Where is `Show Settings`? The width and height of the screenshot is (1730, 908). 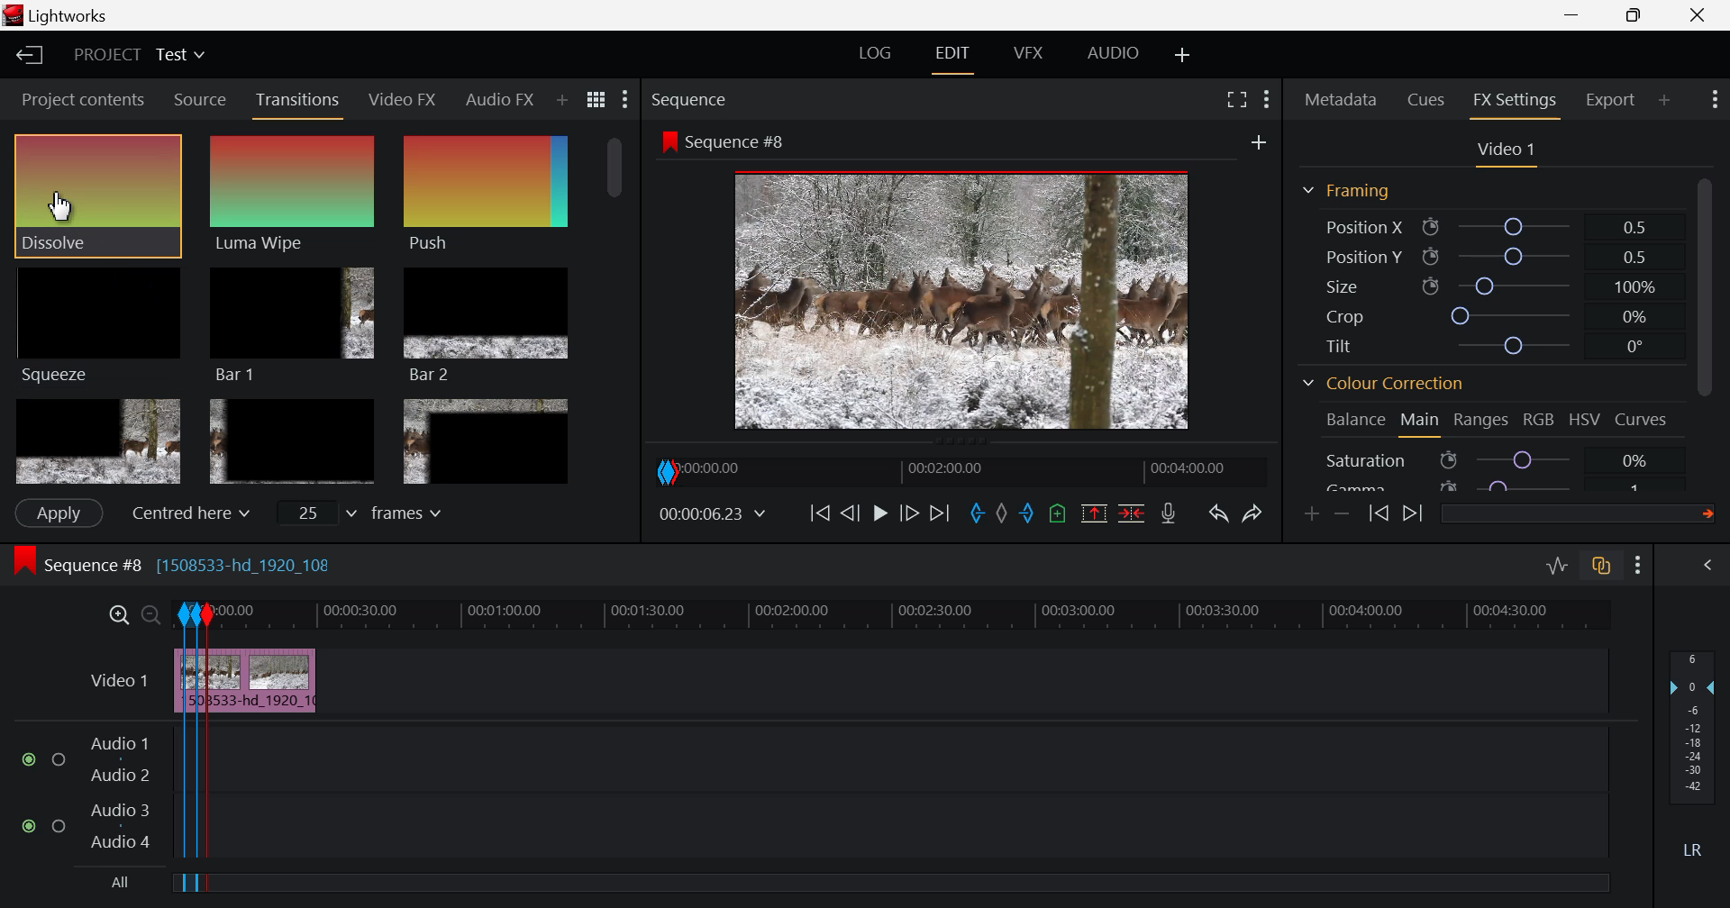 Show Settings is located at coordinates (1713, 100).